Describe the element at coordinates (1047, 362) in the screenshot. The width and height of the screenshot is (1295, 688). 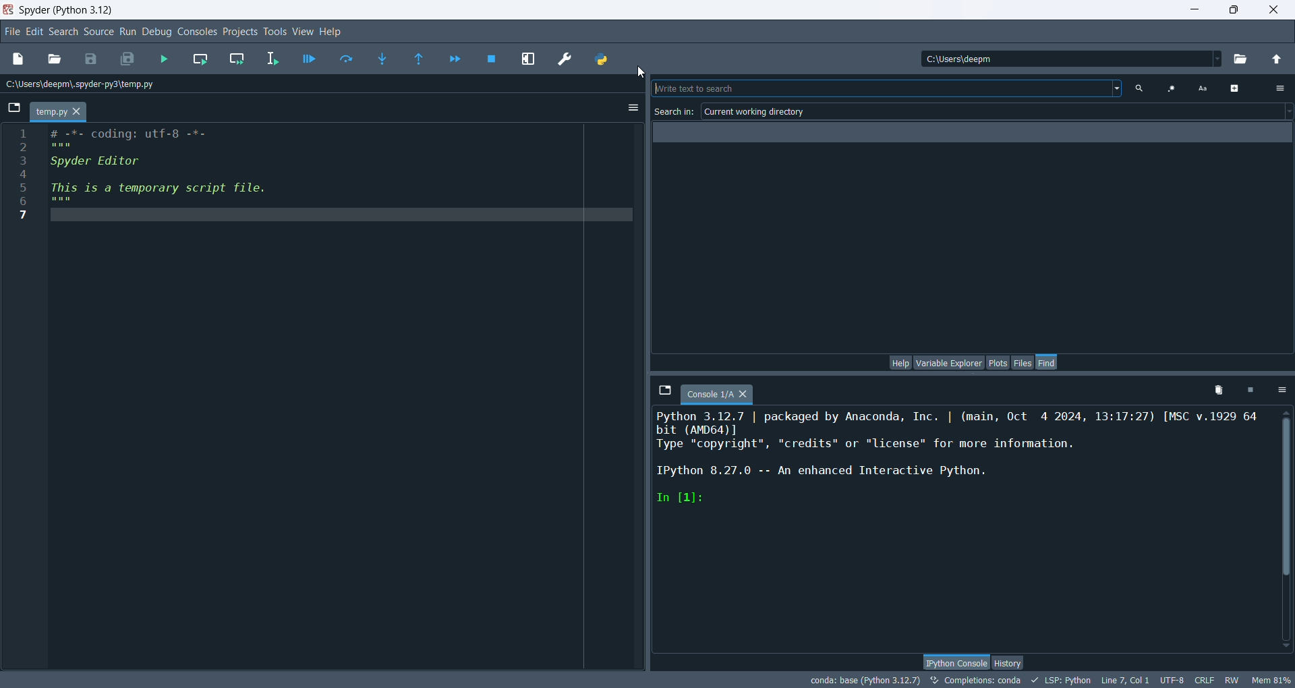
I see `find` at that location.